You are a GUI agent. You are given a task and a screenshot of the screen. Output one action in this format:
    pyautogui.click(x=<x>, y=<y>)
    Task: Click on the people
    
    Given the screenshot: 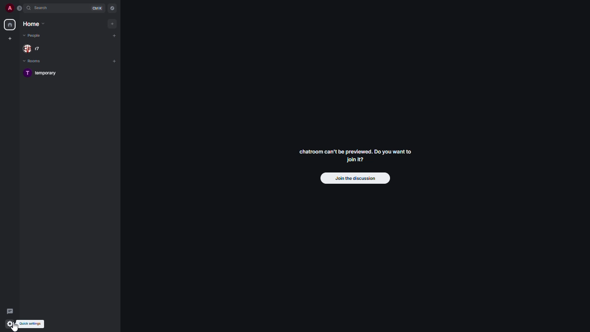 What is the action you would take?
    pyautogui.click(x=34, y=48)
    